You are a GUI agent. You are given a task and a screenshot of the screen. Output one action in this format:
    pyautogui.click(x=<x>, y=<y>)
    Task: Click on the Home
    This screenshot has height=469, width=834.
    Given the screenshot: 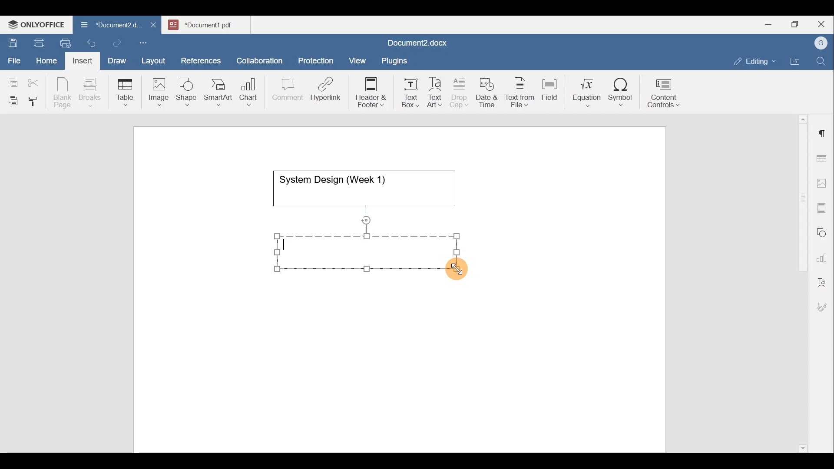 What is the action you would take?
    pyautogui.click(x=47, y=60)
    